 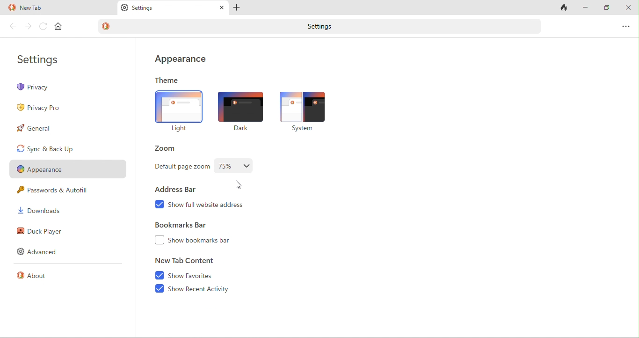 I want to click on forward, so click(x=29, y=26).